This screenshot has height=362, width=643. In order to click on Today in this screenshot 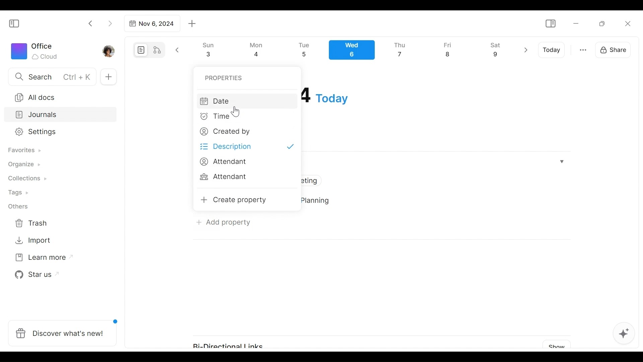, I will do `click(552, 50)`.